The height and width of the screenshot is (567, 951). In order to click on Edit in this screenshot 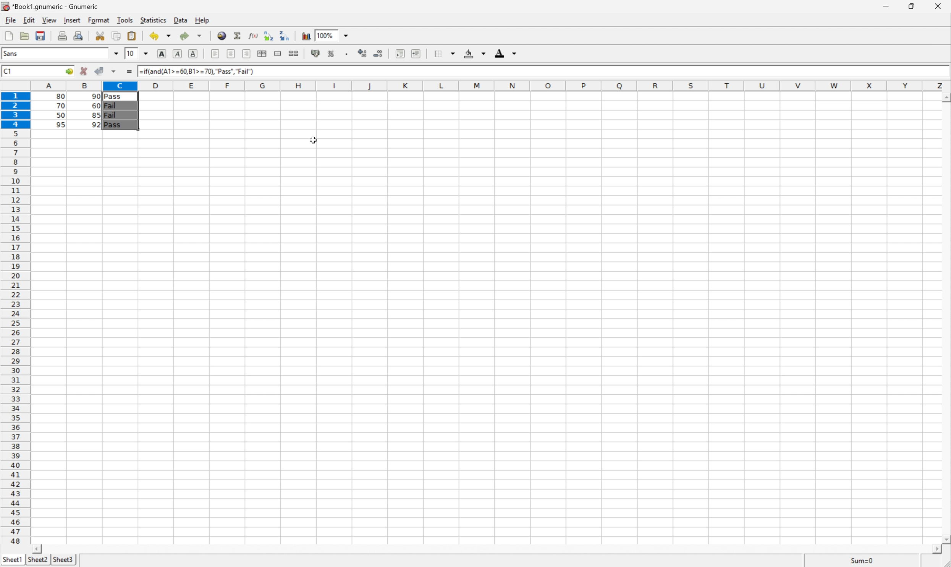, I will do `click(29, 21)`.